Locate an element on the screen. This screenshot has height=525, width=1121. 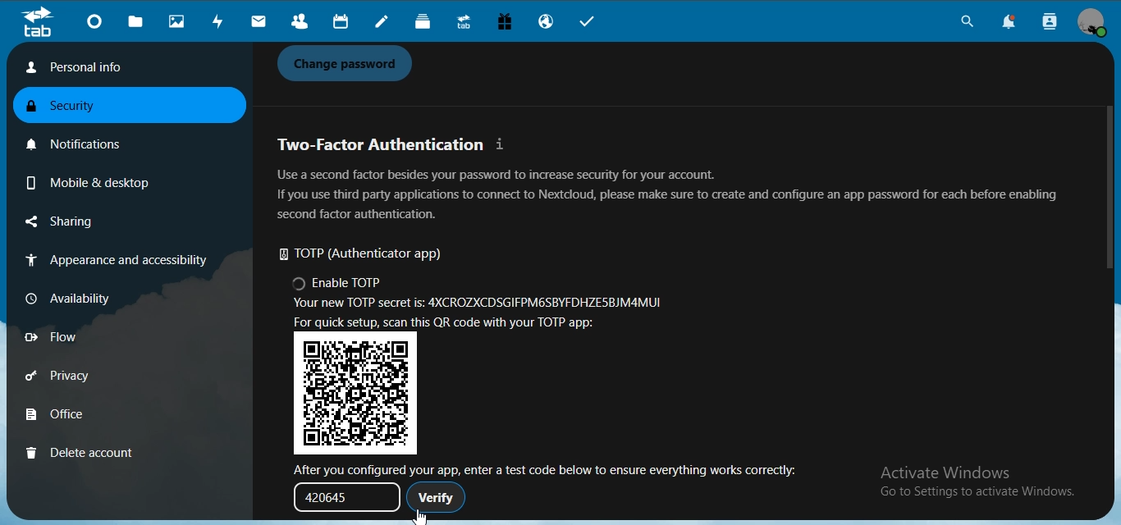
After you configured your app, enter a test code below to ensure everything works correctly: is located at coordinates (551, 468).